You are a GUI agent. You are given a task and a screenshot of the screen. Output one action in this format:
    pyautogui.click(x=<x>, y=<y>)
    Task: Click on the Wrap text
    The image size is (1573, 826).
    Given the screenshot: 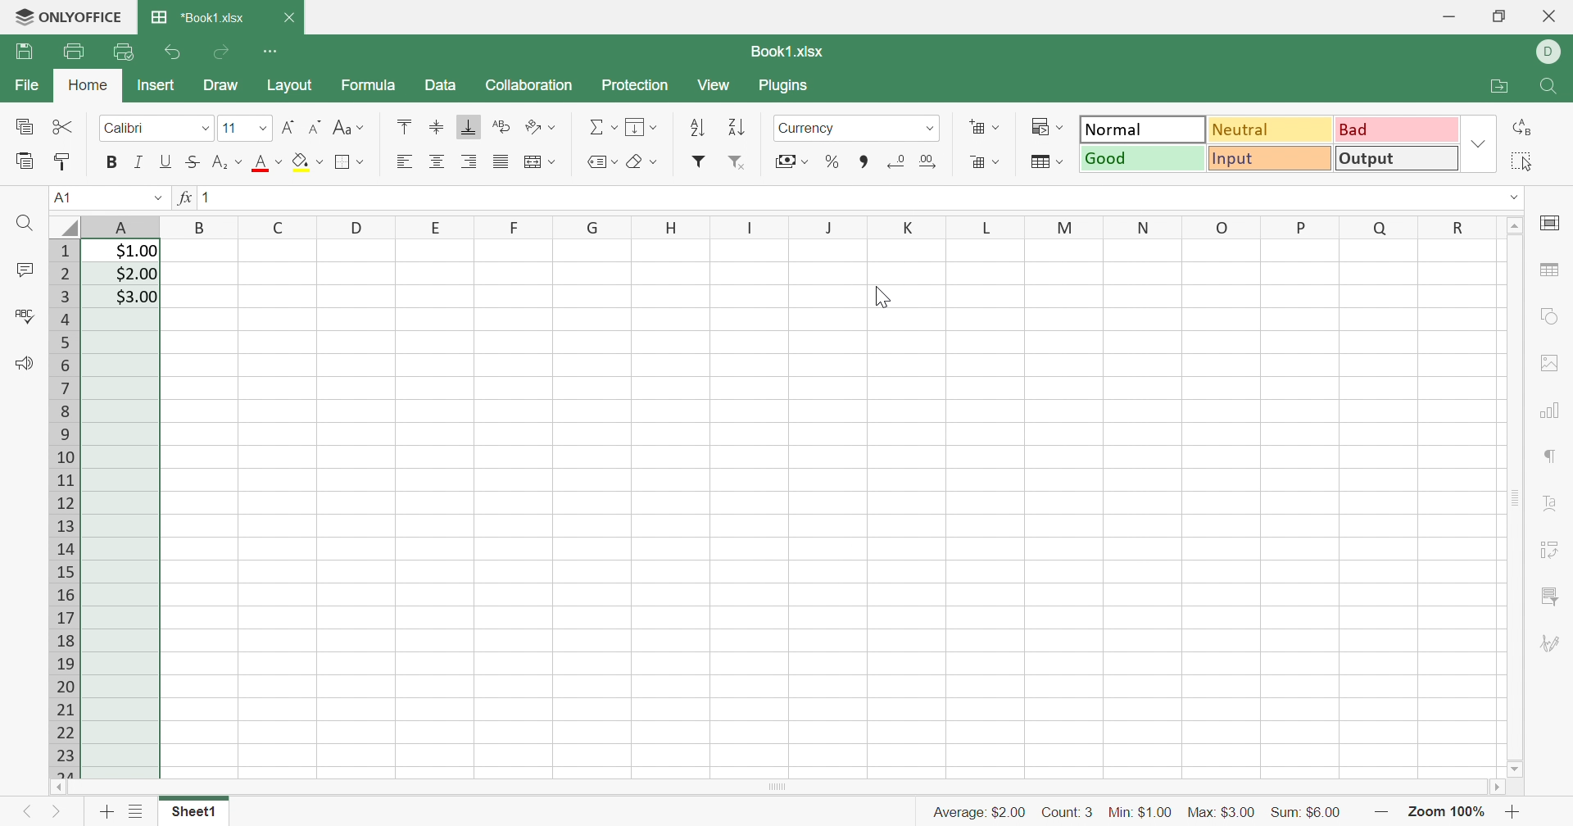 What is the action you would take?
    pyautogui.click(x=537, y=162)
    